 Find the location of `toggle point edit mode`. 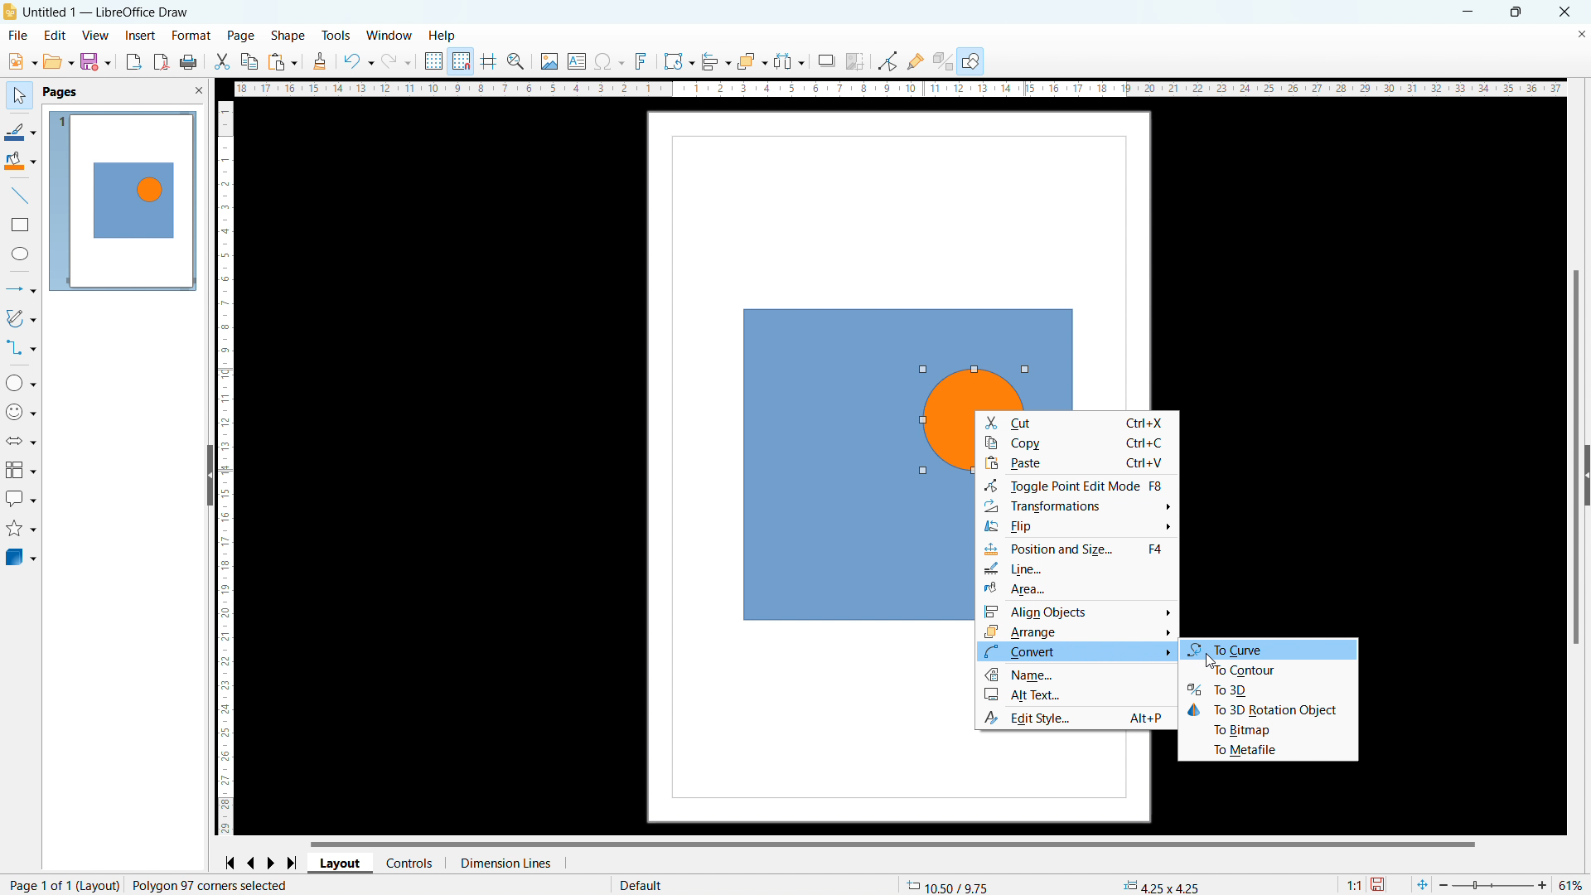

toggle point edit mode is located at coordinates (887, 60).